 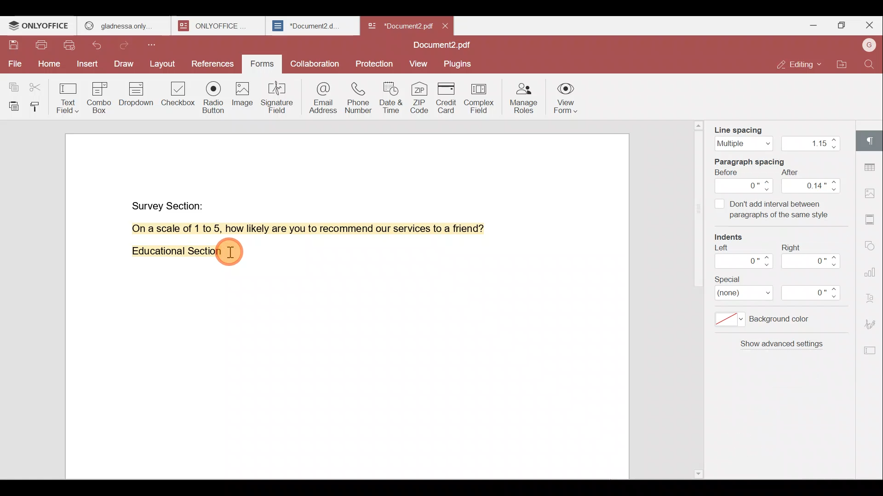 I want to click on Dropdown, so click(x=138, y=94).